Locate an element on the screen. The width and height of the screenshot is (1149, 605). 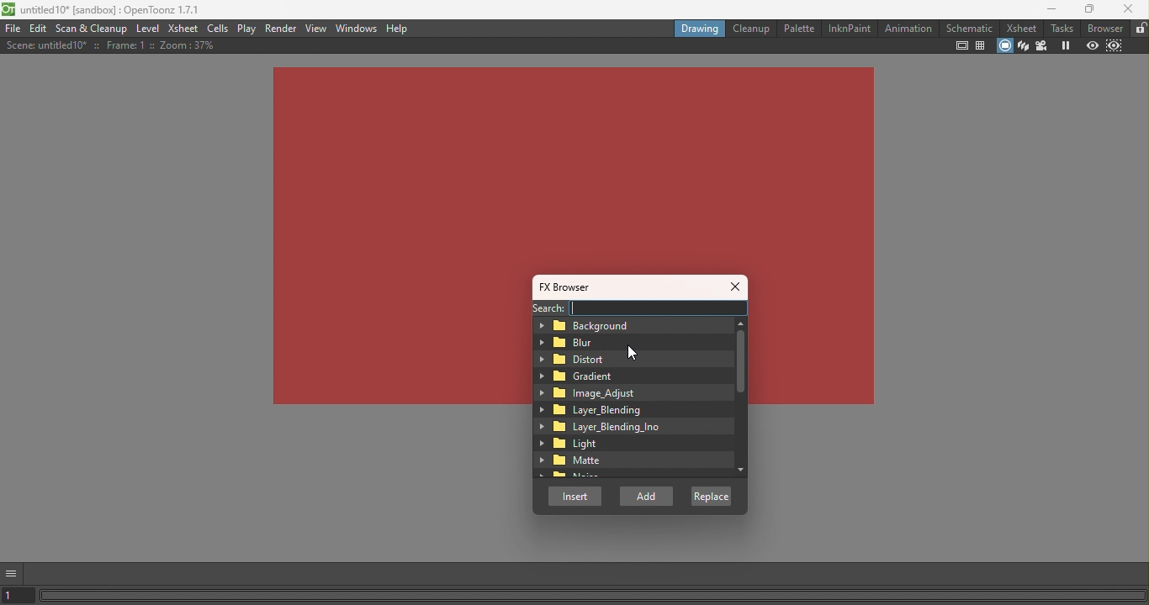
Image_adjust is located at coordinates (593, 393).